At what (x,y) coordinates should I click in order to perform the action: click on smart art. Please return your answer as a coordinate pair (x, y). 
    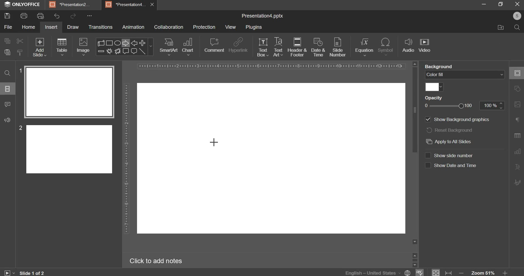
    Looking at the image, I should click on (169, 47).